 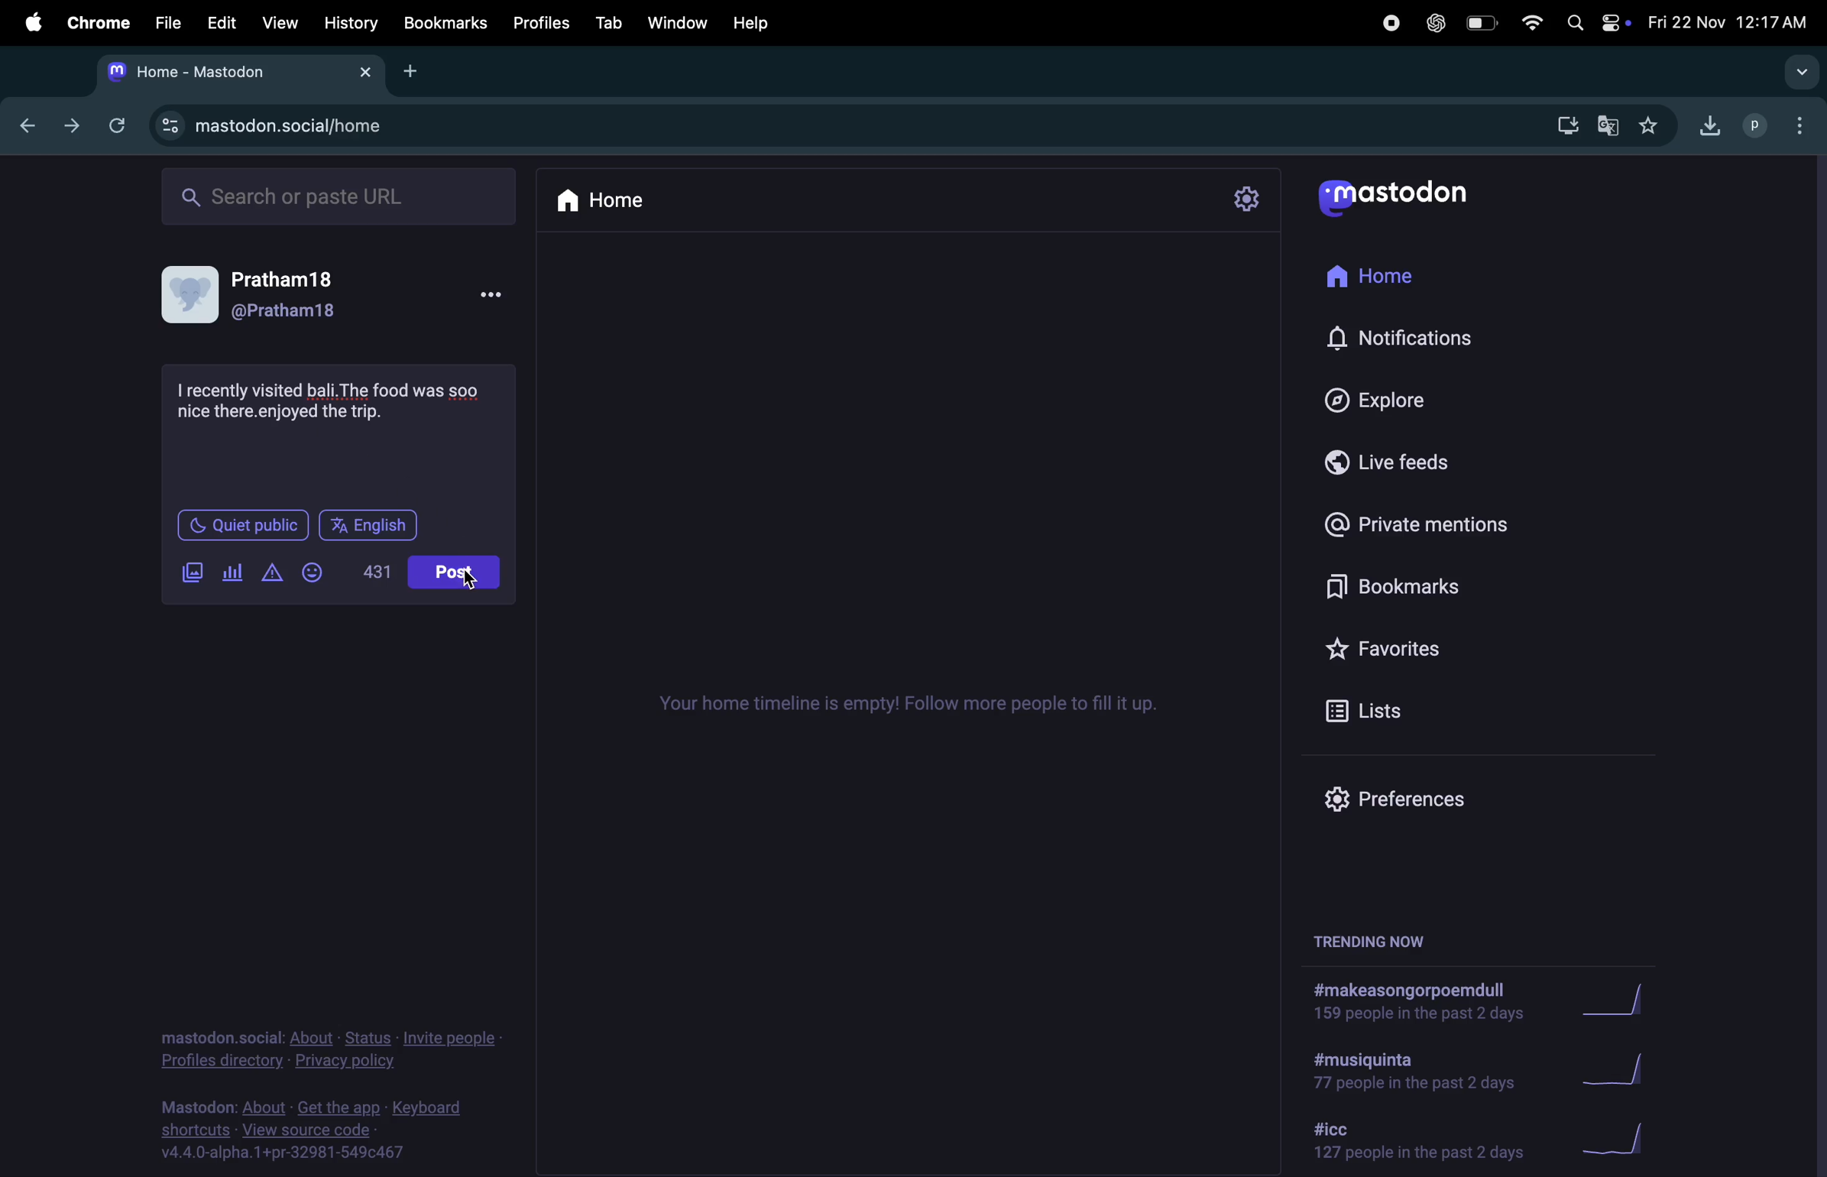 What do you see at coordinates (186, 573) in the screenshot?
I see `add image` at bounding box center [186, 573].